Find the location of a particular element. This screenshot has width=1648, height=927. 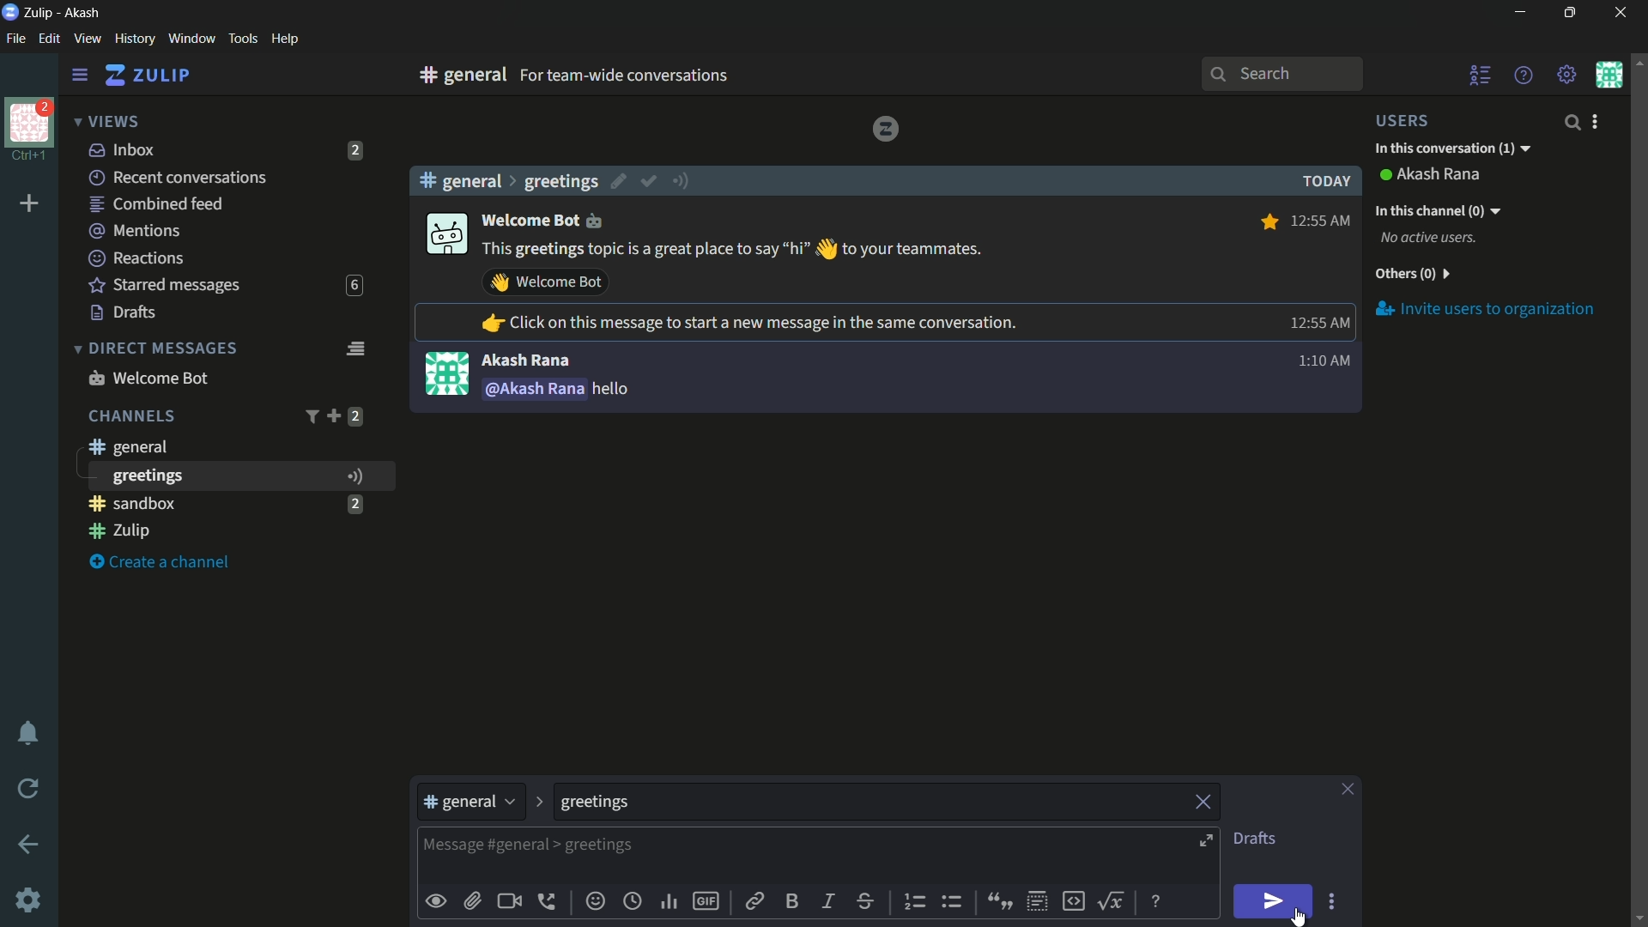

upload files is located at coordinates (472, 901).